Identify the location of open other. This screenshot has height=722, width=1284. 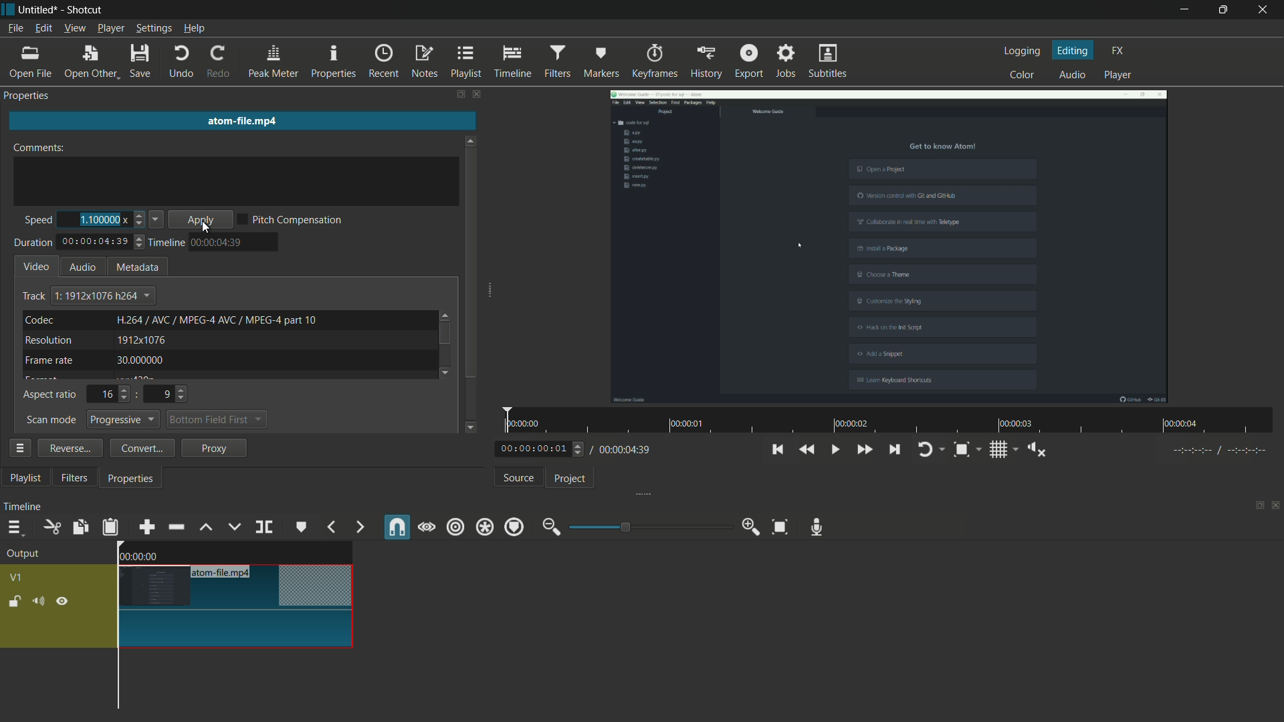
(89, 62).